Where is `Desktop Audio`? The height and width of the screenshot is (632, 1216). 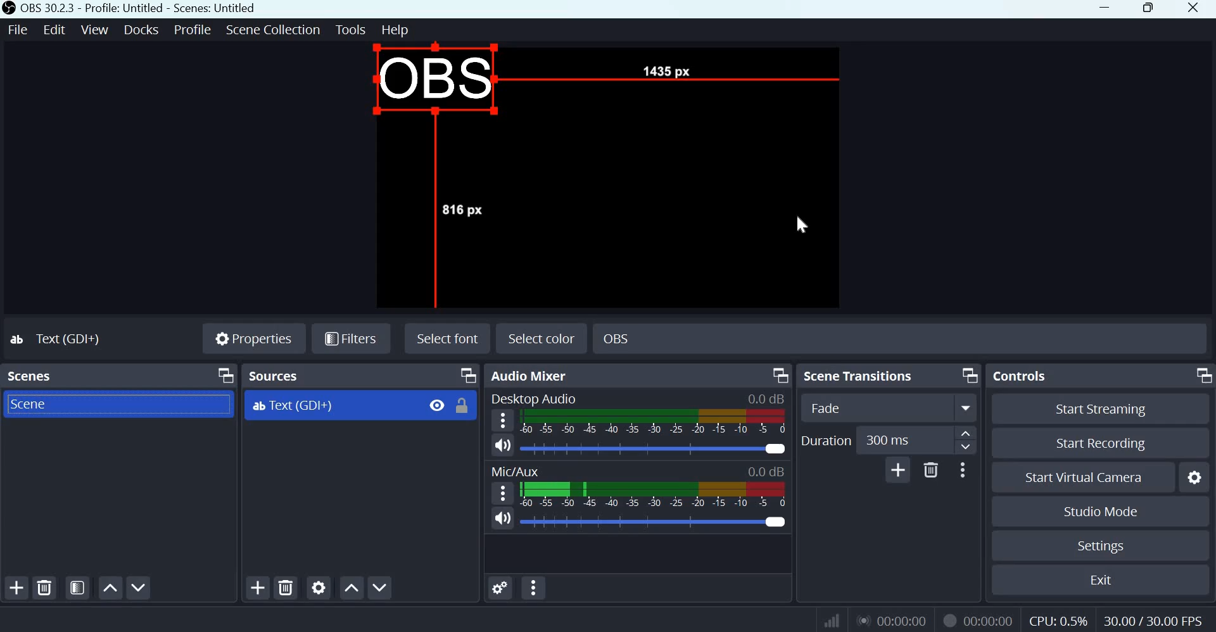
Desktop Audio is located at coordinates (535, 398).